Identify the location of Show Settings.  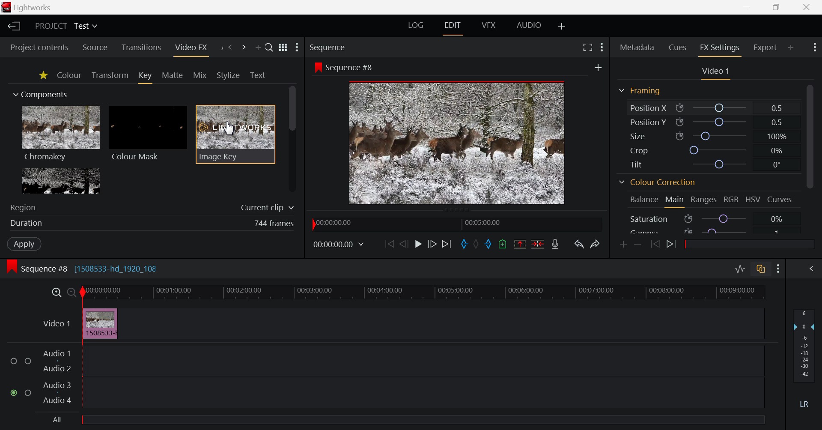
(777, 268).